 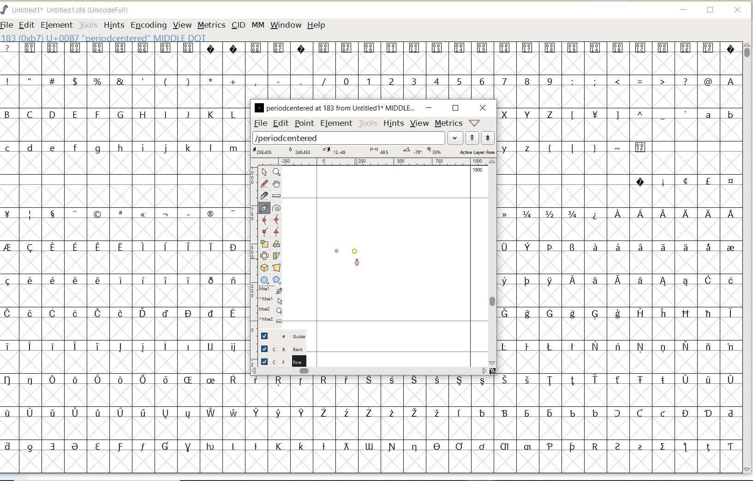 I want to click on edit, so click(x=280, y=123).